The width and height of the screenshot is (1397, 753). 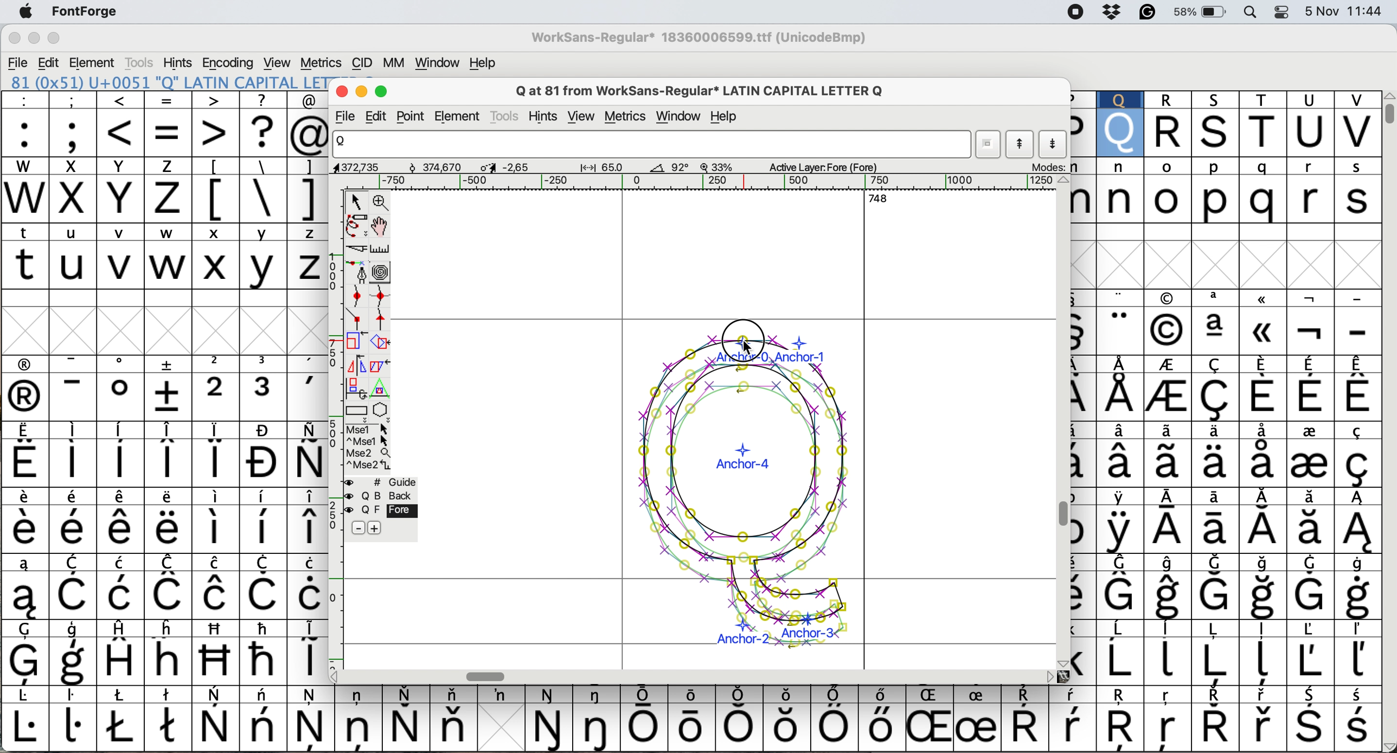 I want to click on rotate the selection, so click(x=377, y=343).